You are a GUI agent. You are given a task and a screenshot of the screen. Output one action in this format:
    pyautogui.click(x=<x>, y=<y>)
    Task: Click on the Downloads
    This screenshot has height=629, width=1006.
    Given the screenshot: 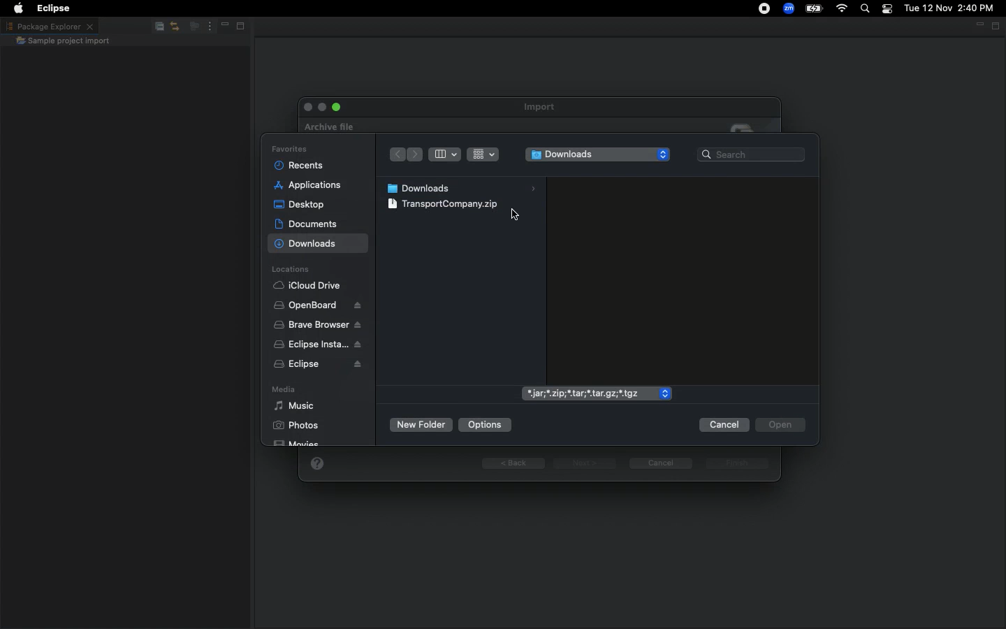 What is the action you would take?
    pyautogui.click(x=312, y=245)
    